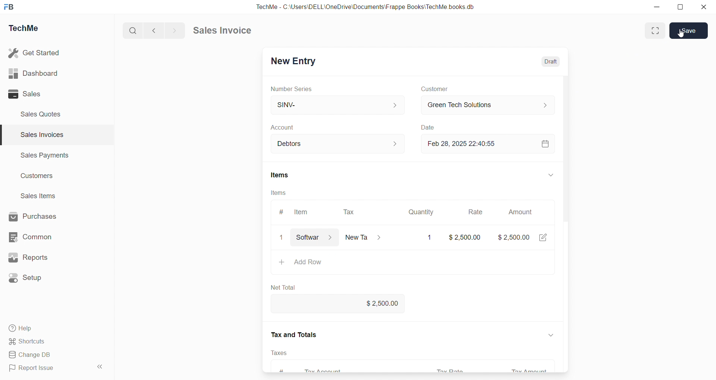 This screenshot has height=380, width=716. Describe the element at coordinates (521, 212) in the screenshot. I see `Amount` at that location.